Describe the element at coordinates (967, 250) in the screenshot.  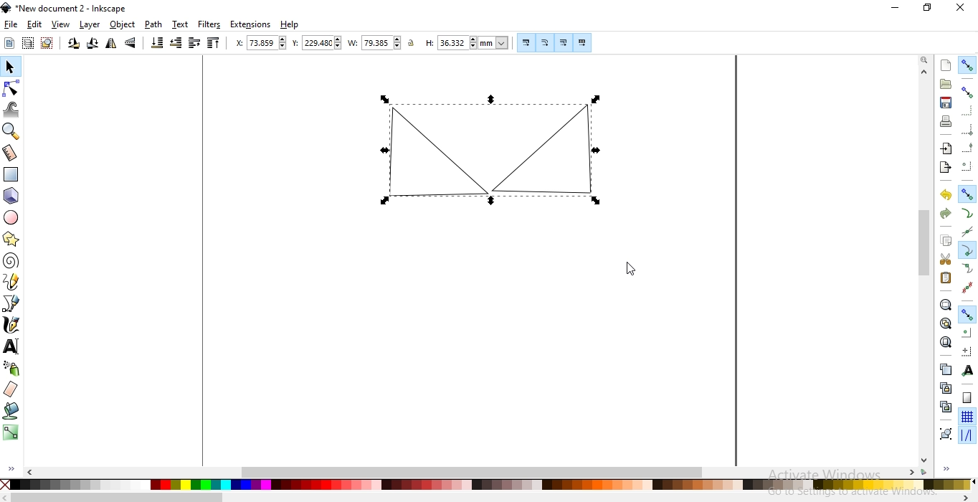
I see `snap cusp nodes incl. rectangle corners` at that location.